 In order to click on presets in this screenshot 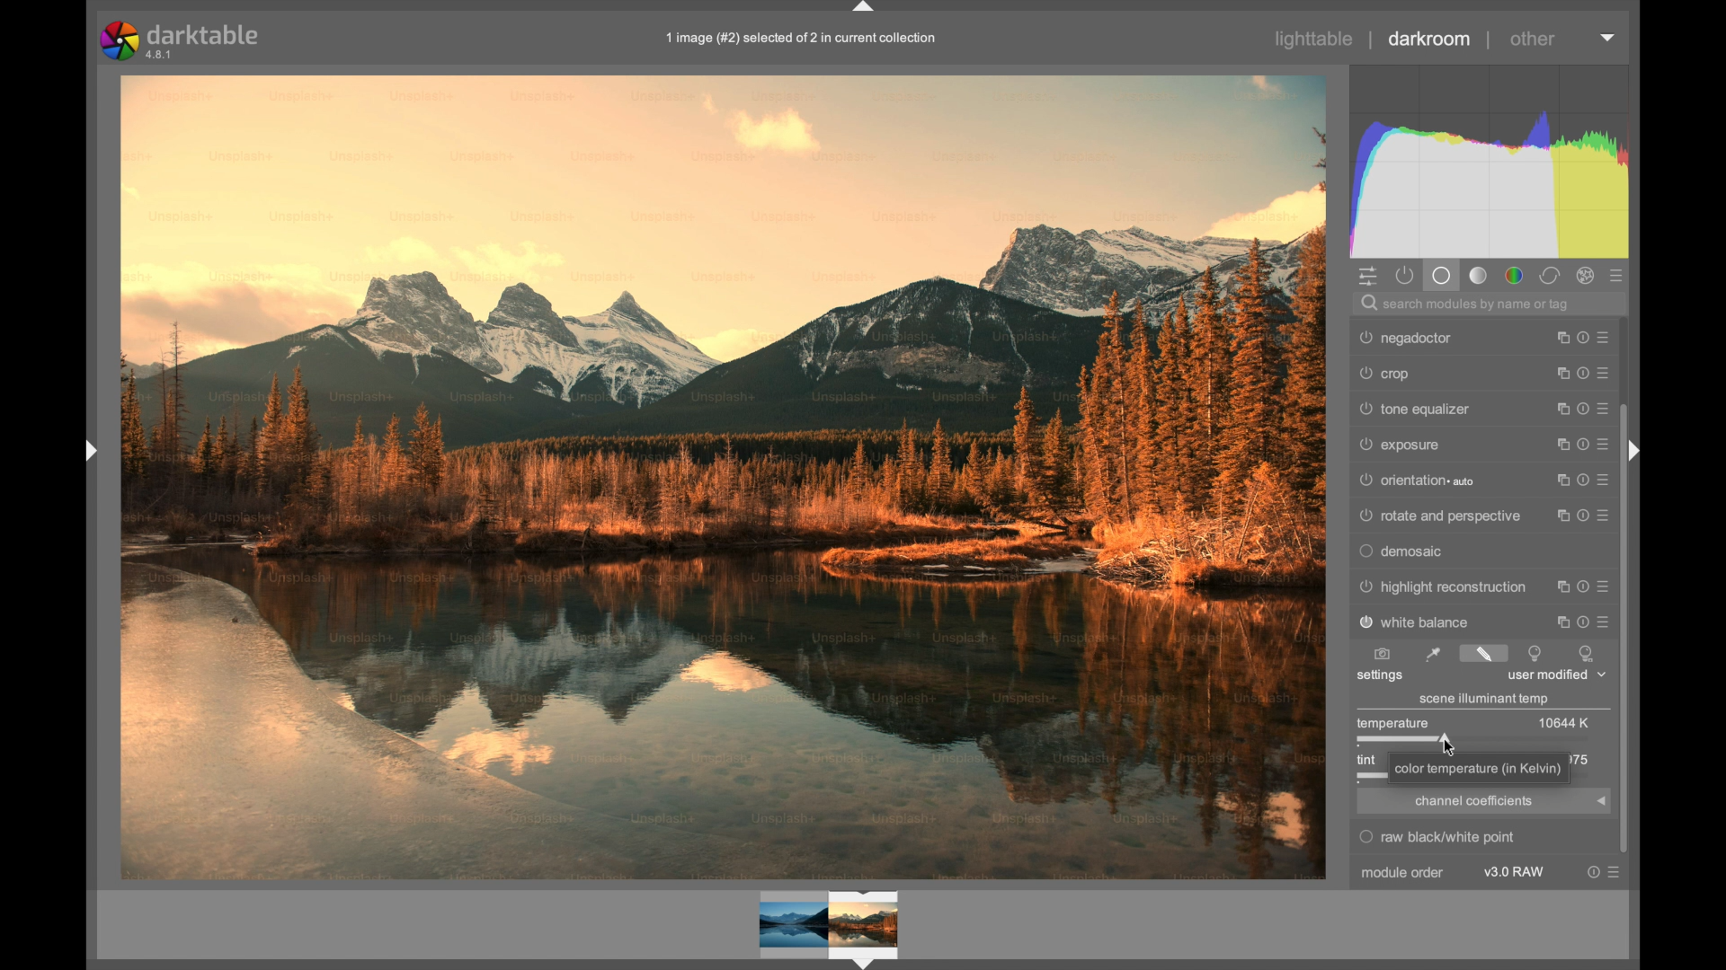, I will do `click(1608, 581)`.